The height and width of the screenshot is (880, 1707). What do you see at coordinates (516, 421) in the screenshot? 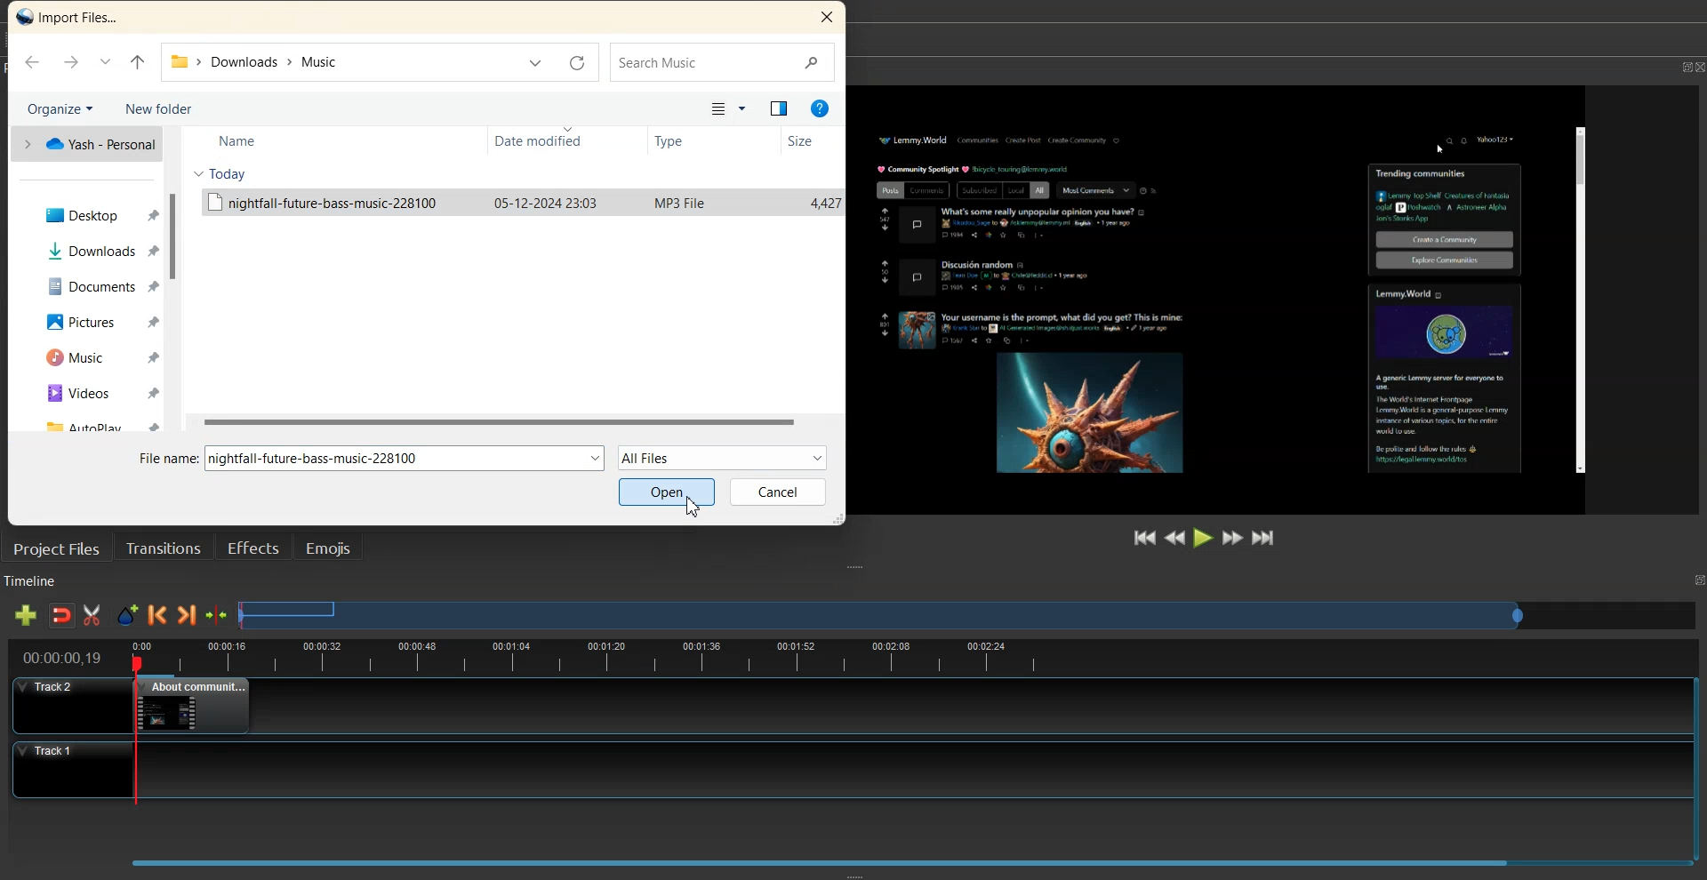
I see `Horizontal Scrollbar` at bounding box center [516, 421].